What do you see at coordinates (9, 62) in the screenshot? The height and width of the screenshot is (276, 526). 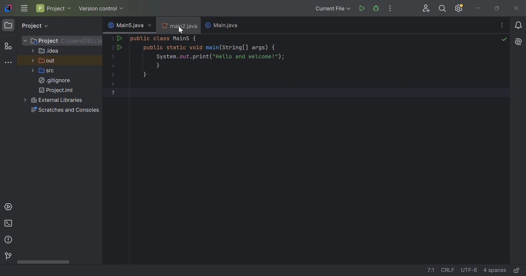 I see `More tool windows` at bounding box center [9, 62].